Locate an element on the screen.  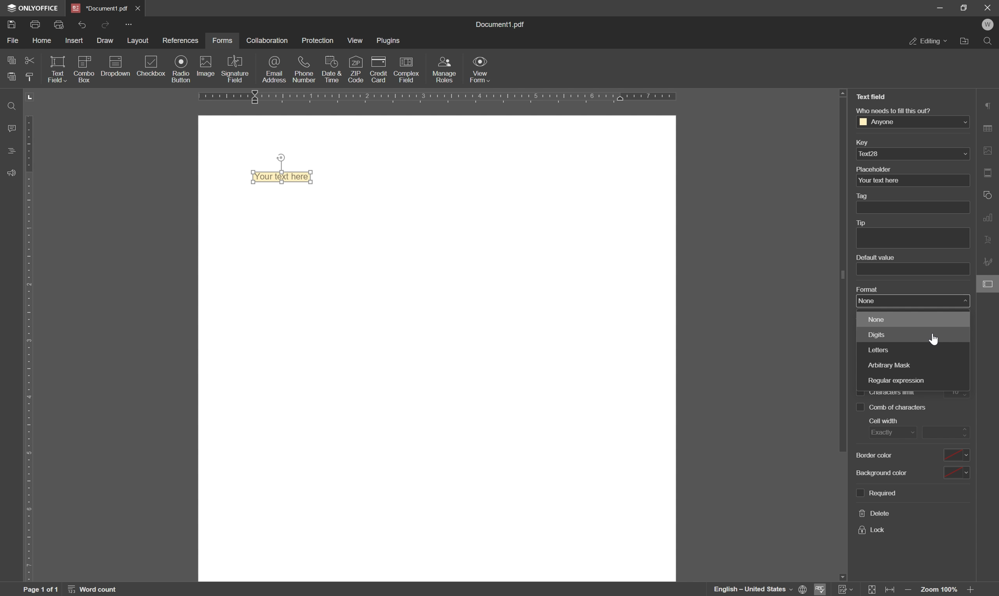
spell checking is located at coordinates (821, 589).